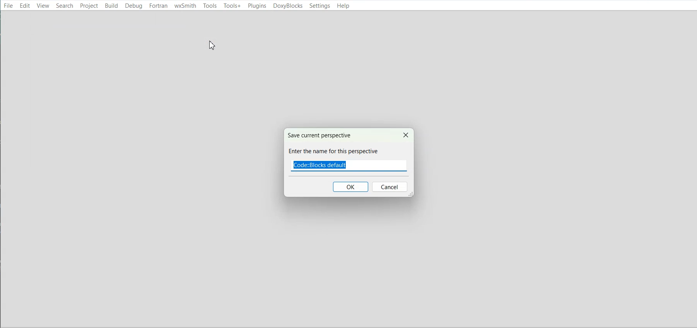  What do you see at coordinates (134, 6) in the screenshot?
I see `Debug` at bounding box center [134, 6].